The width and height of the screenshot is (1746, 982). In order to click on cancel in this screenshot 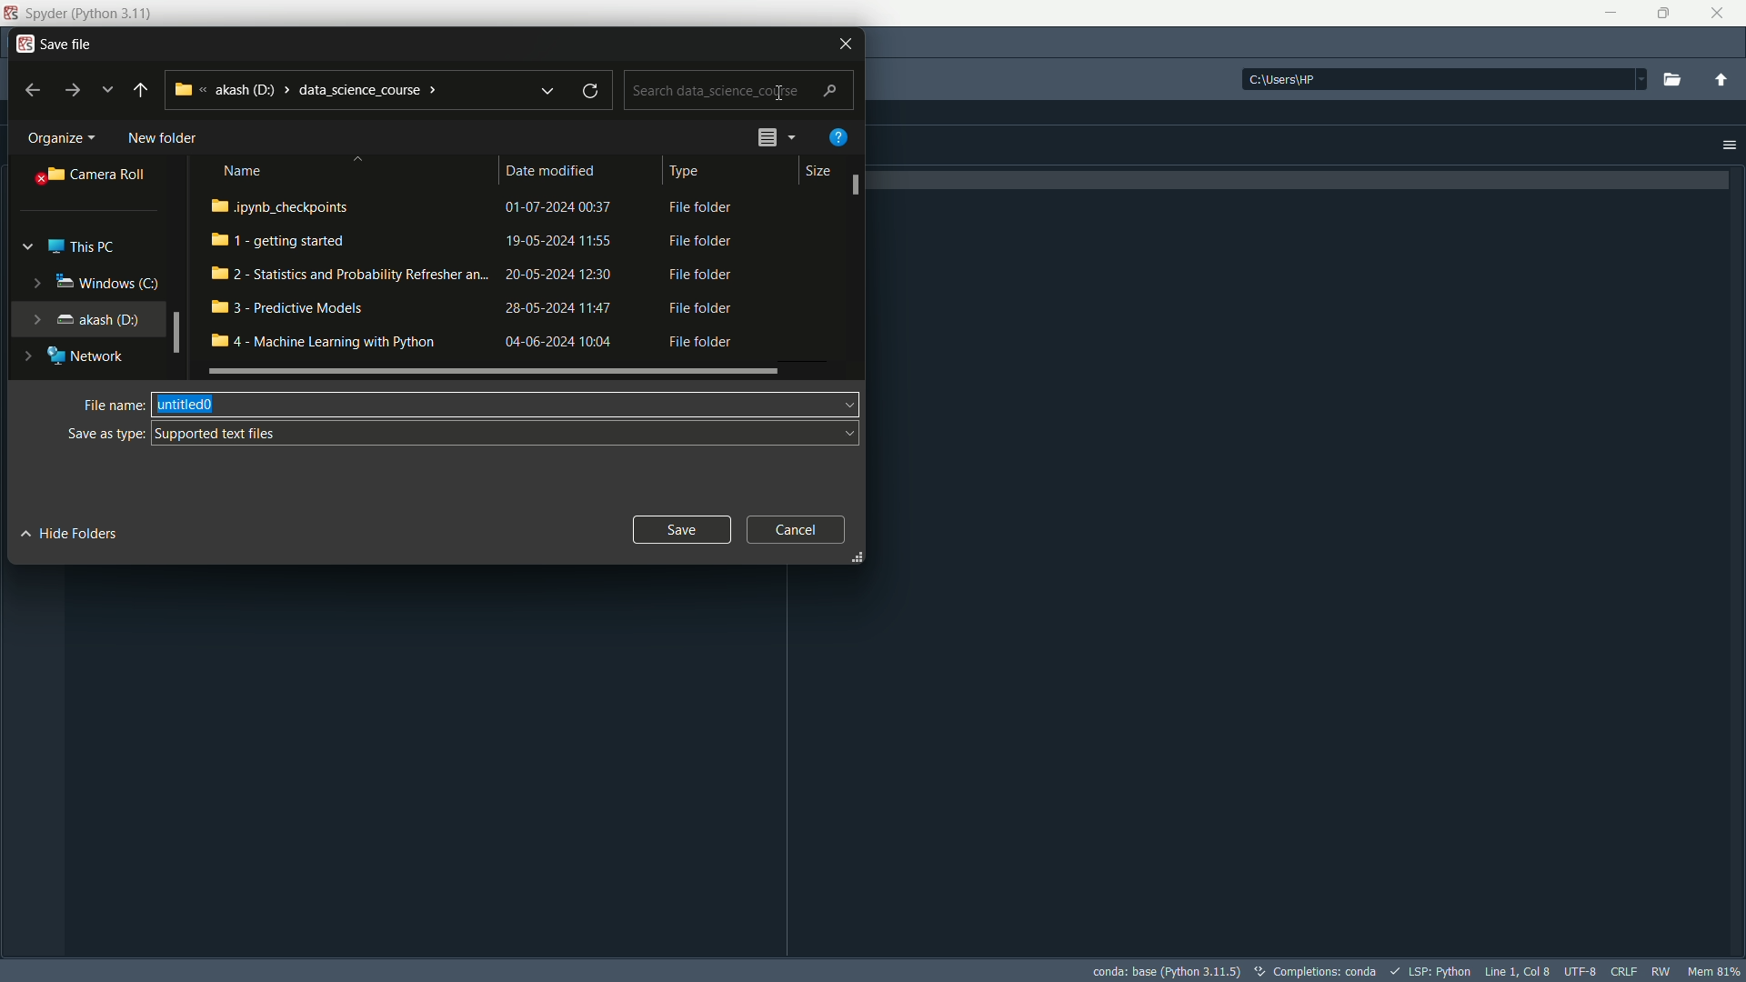, I will do `click(790, 529)`.